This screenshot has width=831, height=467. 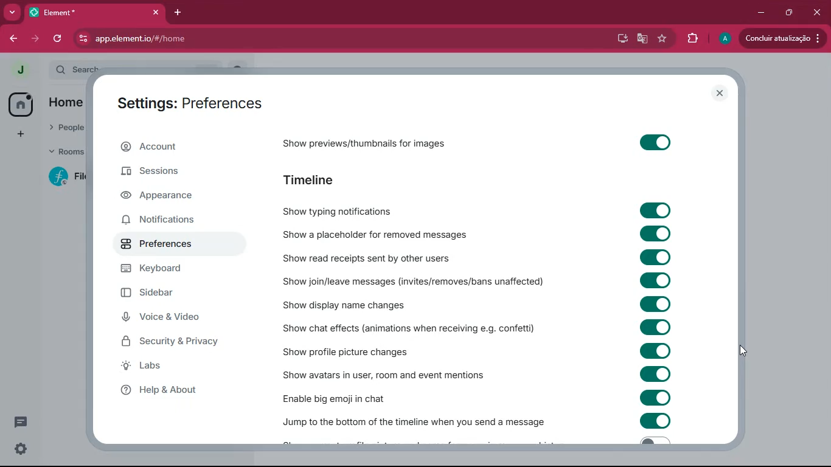 I want to click on show read receipts sent by other users, so click(x=409, y=256).